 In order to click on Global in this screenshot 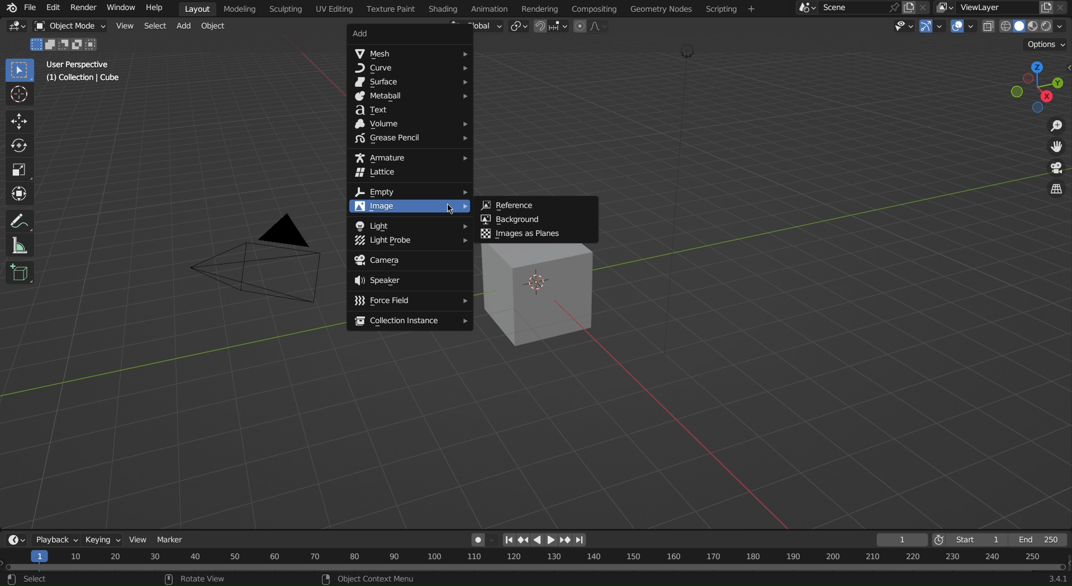, I will do `click(481, 27)`.